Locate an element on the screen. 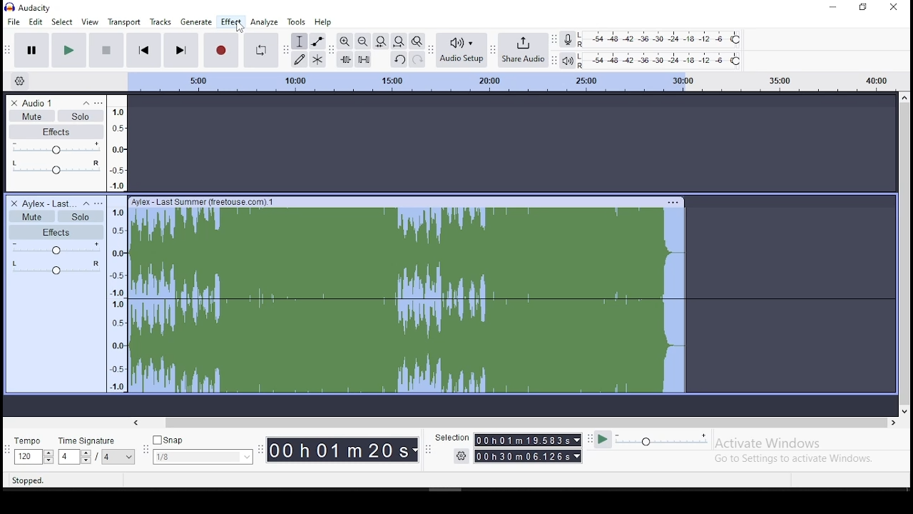  playback meter is located at coordinates (567, 61).